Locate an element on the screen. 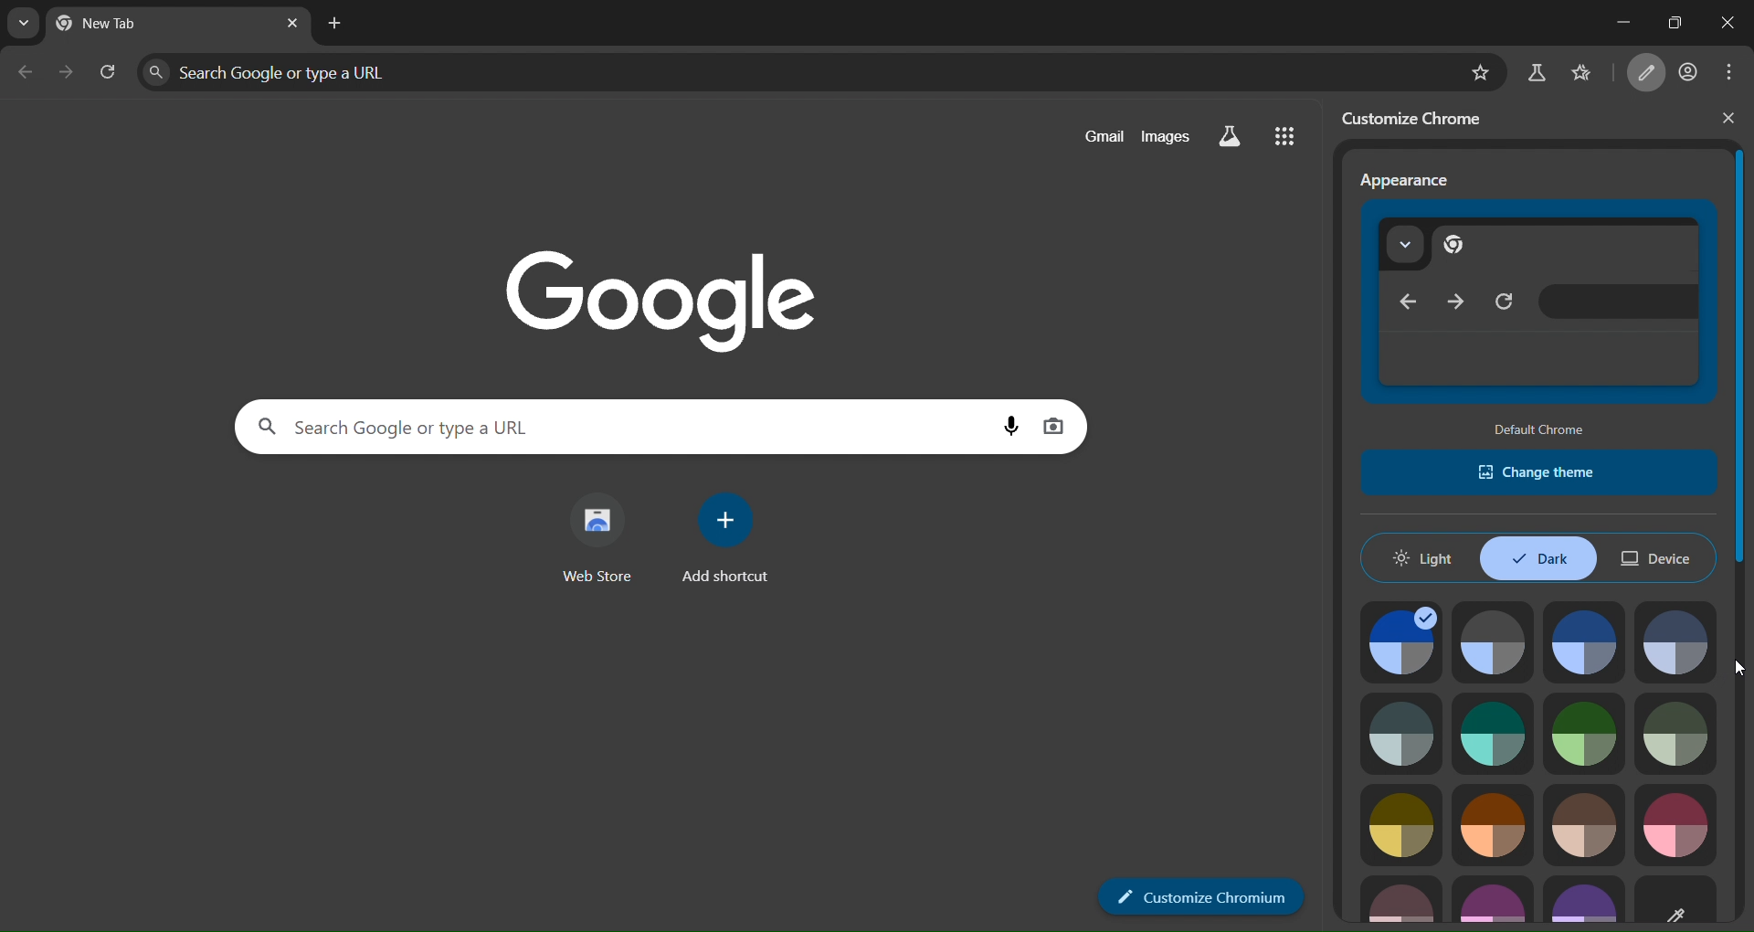 The height and width of the screenshot is (932, 1754). image is located at coordinates (1497, 898).